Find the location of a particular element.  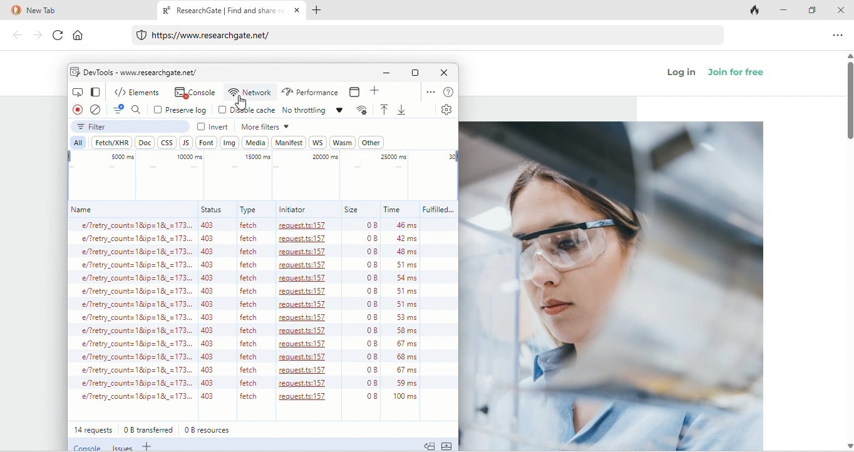

disable cache checkbox is located at coordinates (246, 110).